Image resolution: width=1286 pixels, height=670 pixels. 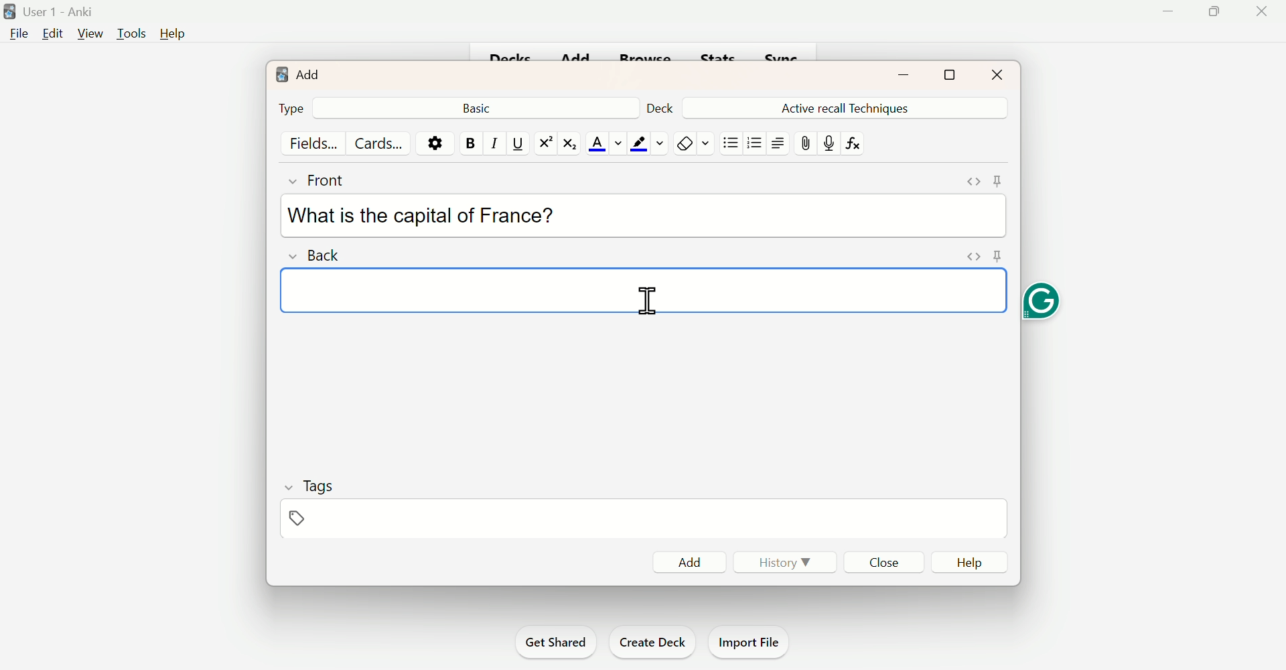 What do you see at coordinates (1261, 11) in the screenshot?
I see `Close` at bounding box center [1261, 11].